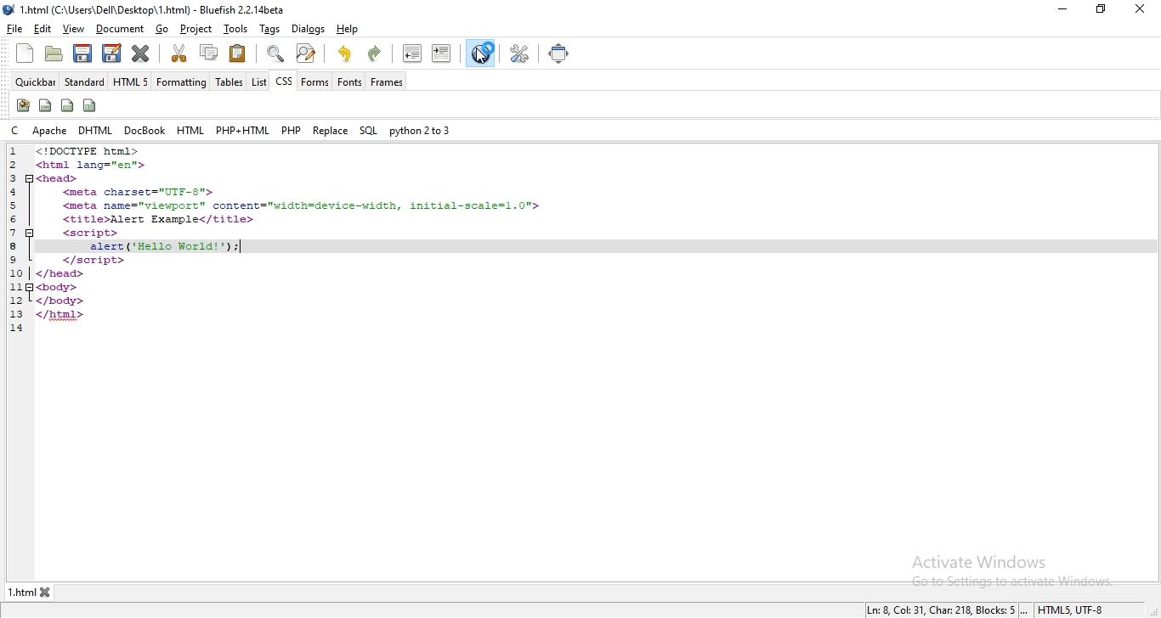  What do you see at coordinates (1072, 610) in the screenshot?
I see `HTMLS, UTF-8` at bounding box center [1072, 610].